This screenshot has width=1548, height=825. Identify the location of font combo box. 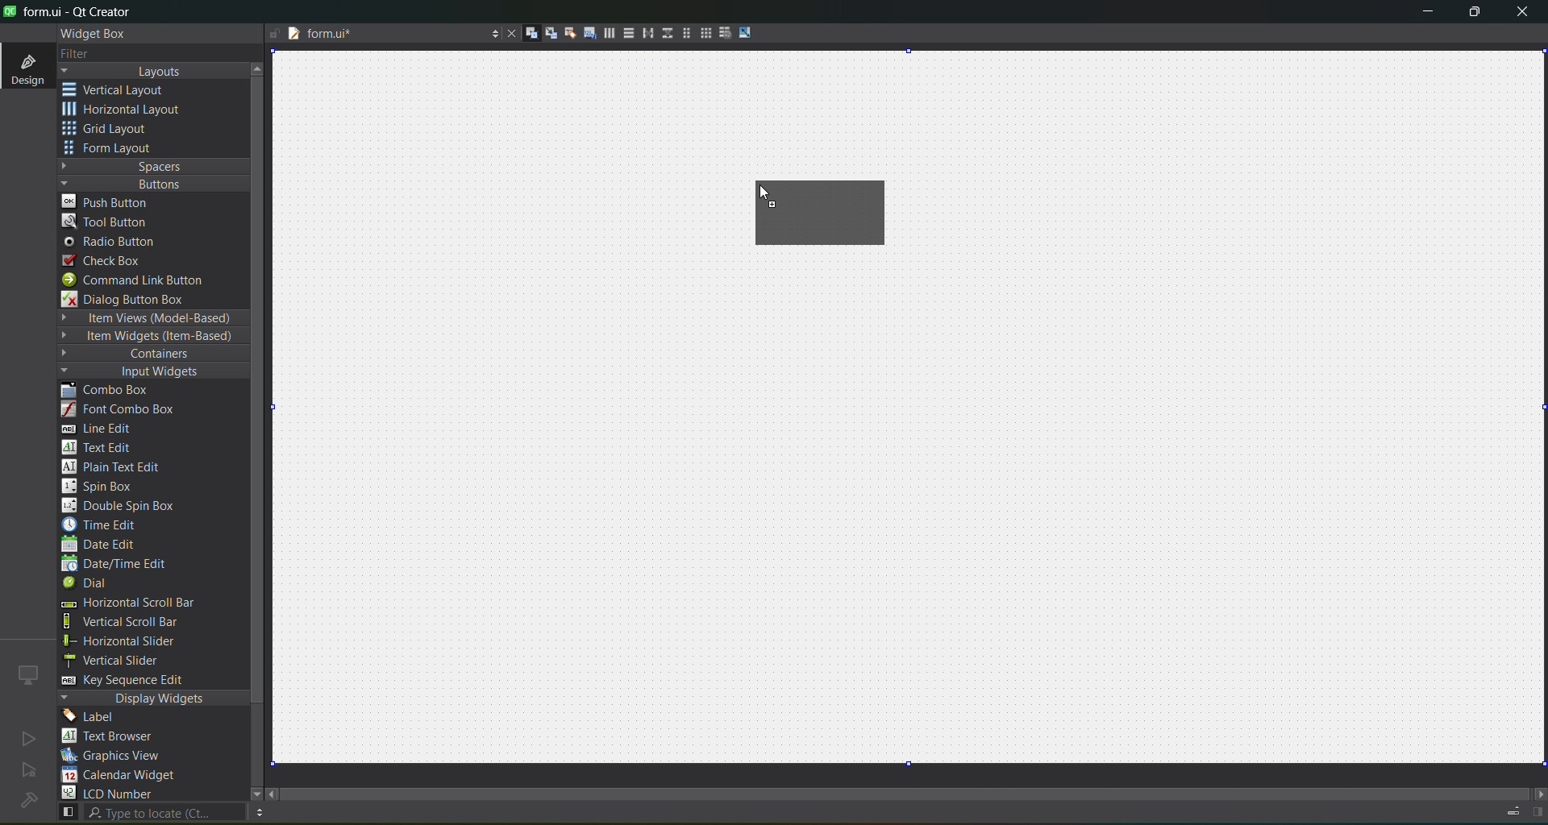
(124, 410).